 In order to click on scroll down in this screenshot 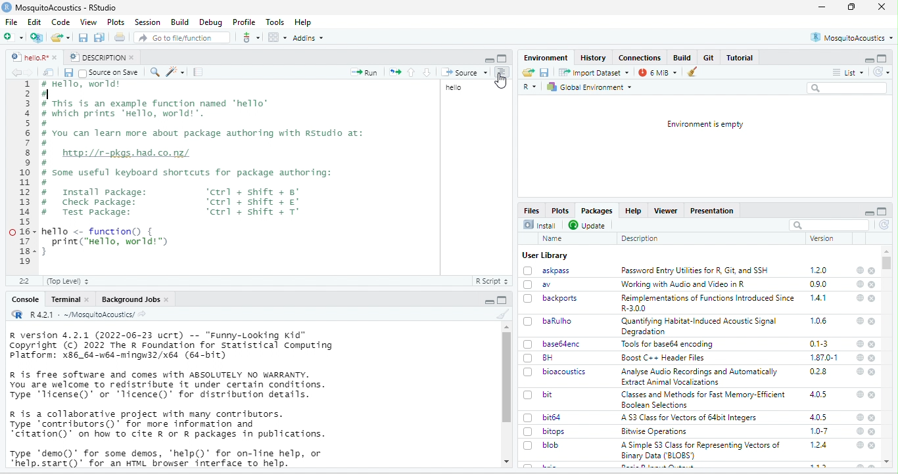, I will do `click(505, 462)`.